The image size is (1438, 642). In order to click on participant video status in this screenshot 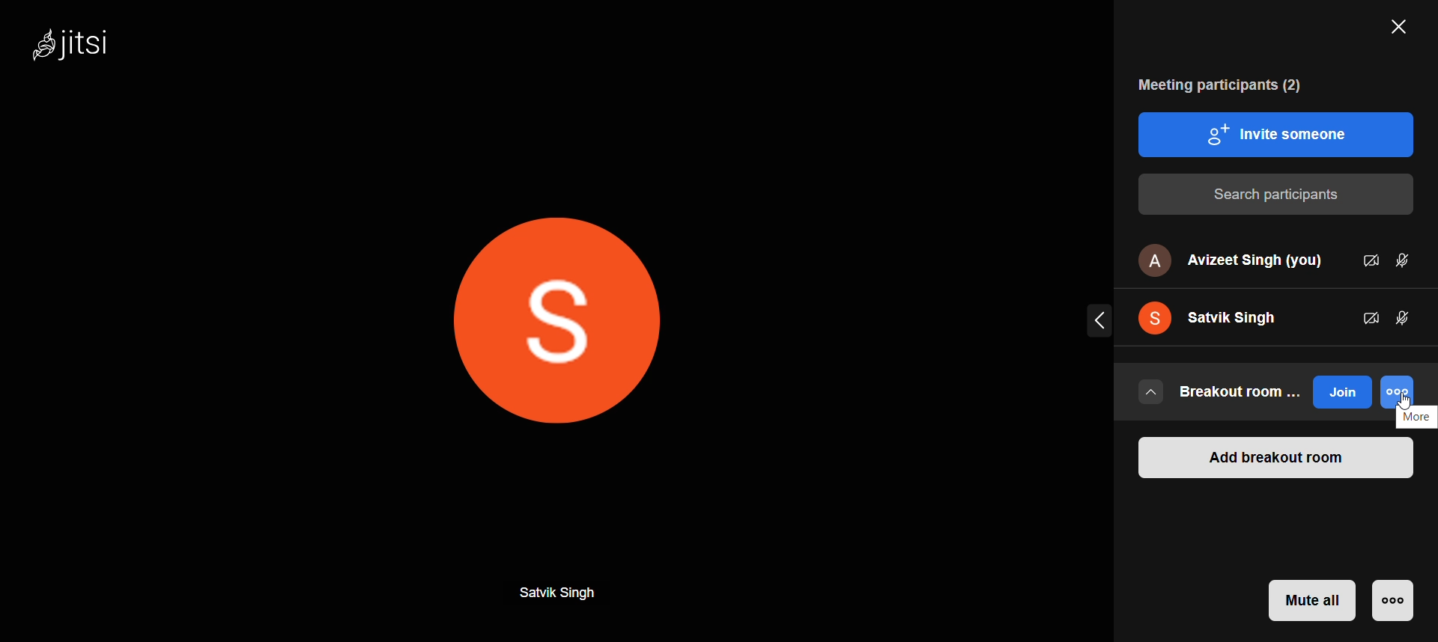, I will do `click(1367, 316)`.